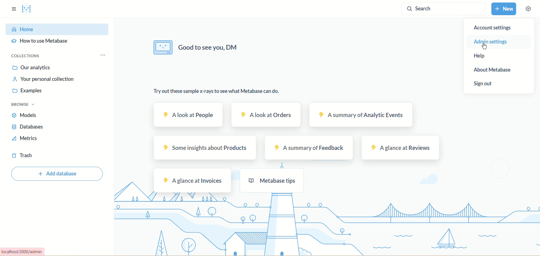  Describe the element at coordinates (56, 30) in the screenshot. I see `home` at that location.